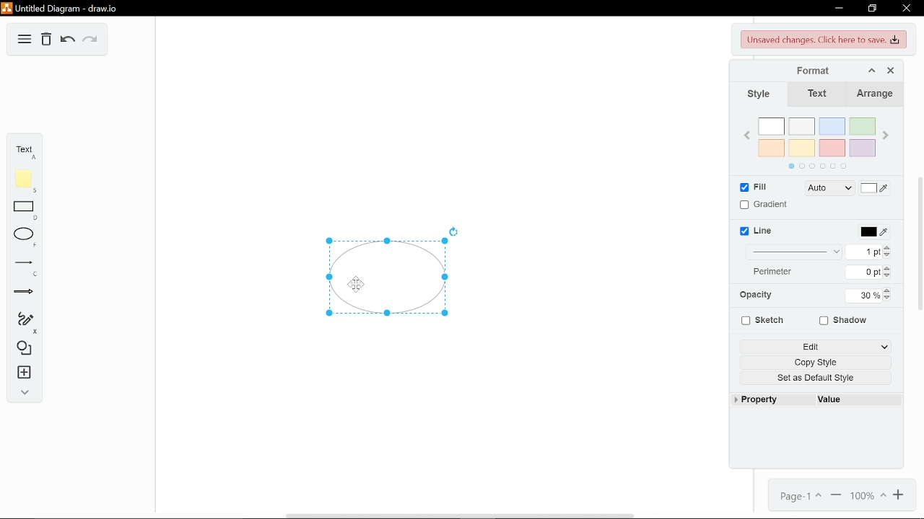  Describe the element at coordinates (873, 232) in the screenshot. I see `Line color` at that location.